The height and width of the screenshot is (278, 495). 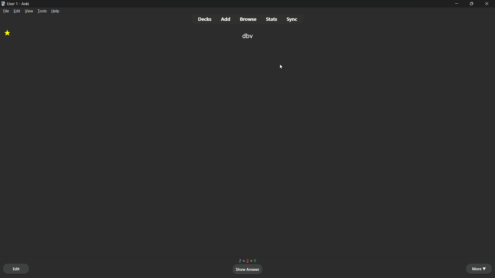 What do you see at coordinates (480, 268) in the screenshot?
I see `more` at bounding box center [480, 268].